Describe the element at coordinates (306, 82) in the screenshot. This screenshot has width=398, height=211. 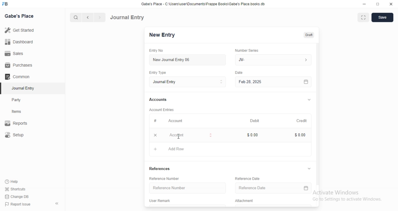
I see `calender` at that location.